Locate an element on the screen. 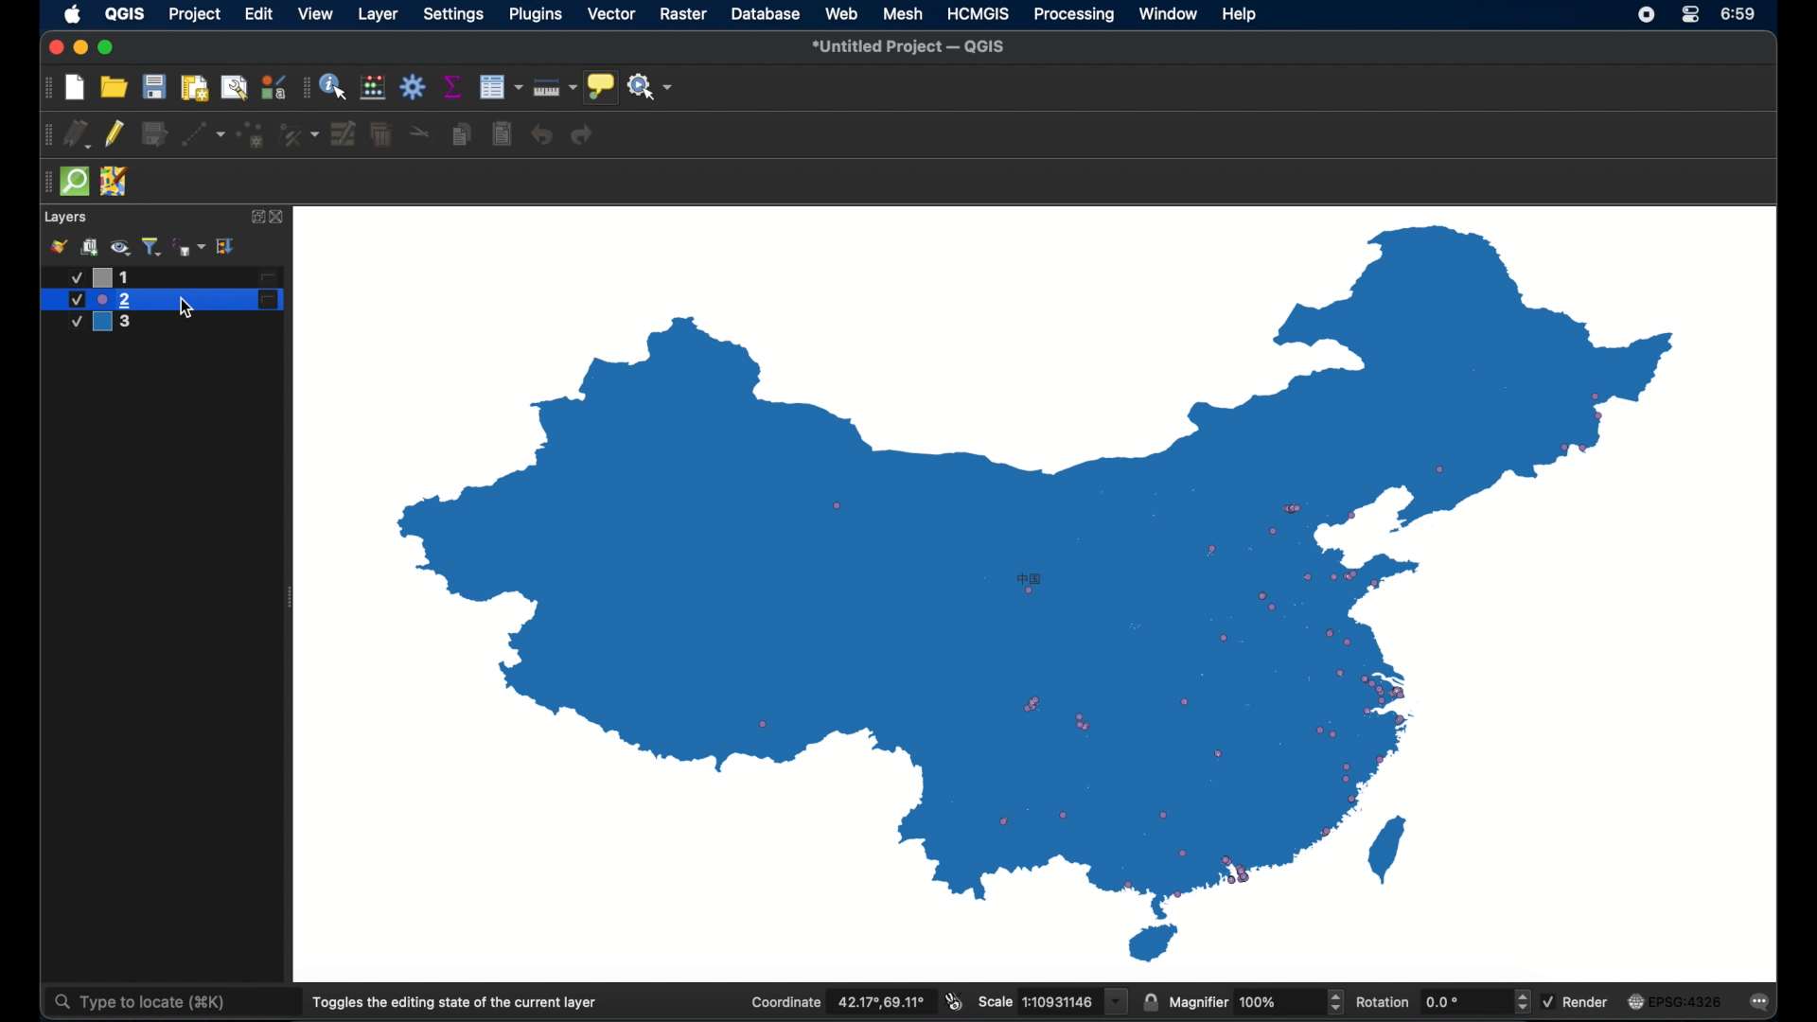 Image resolution: width=1817 pixels, height=1022 pixels. styling panel is located at coordinates (58, 246).